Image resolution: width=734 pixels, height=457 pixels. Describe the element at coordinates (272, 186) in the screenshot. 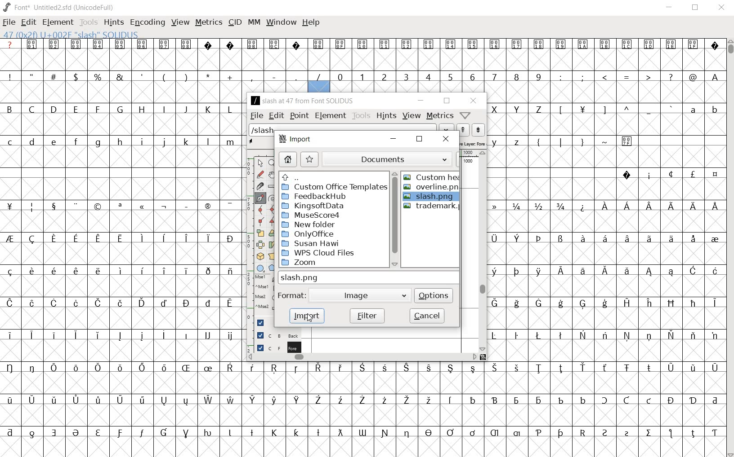

I see `measure a distance, angle between points` at that location.